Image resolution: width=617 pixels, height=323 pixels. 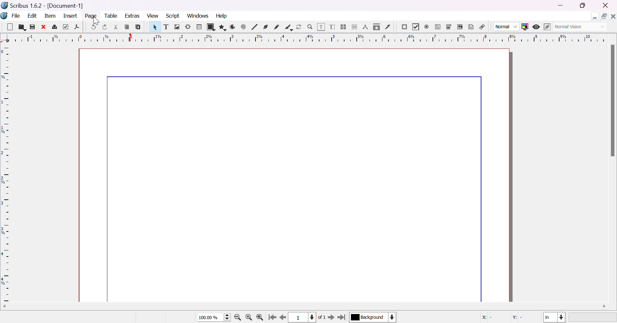 What do you see at coordinates (91, 15) in the screenshot?
I see `page` at bounding box center [91, 15].